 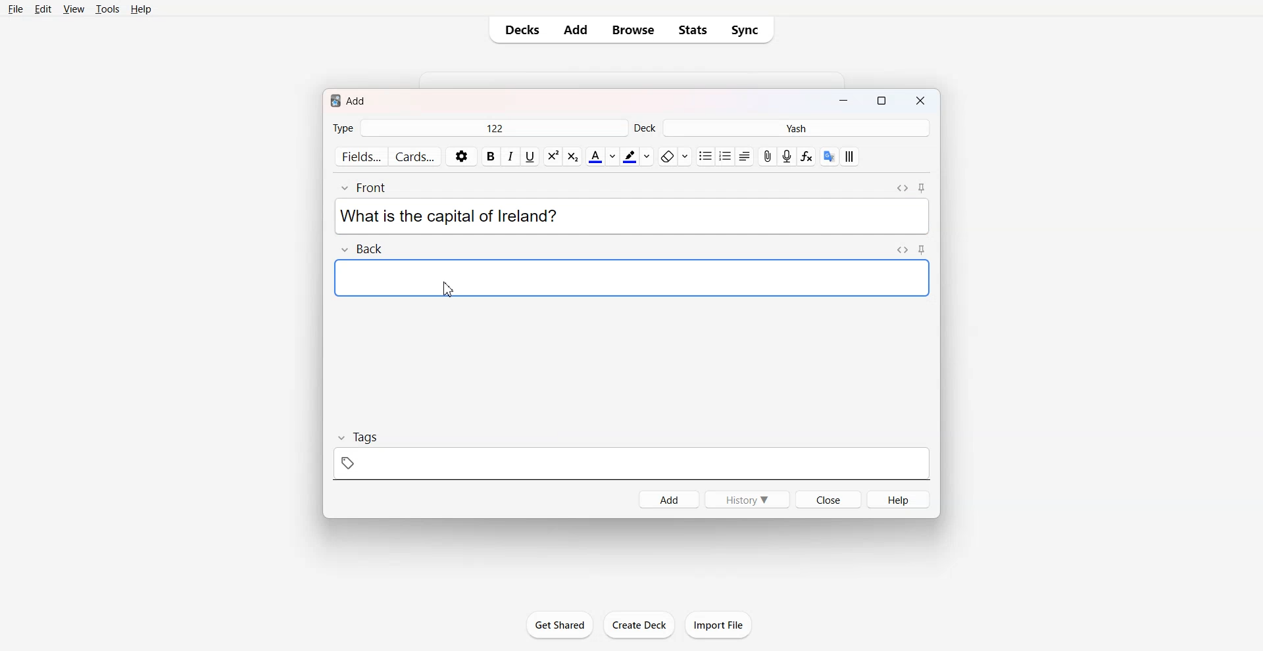 What do you see at coordinates (922, 102) in the screenshot?
I see `Close` at bounding box center [922, 102].